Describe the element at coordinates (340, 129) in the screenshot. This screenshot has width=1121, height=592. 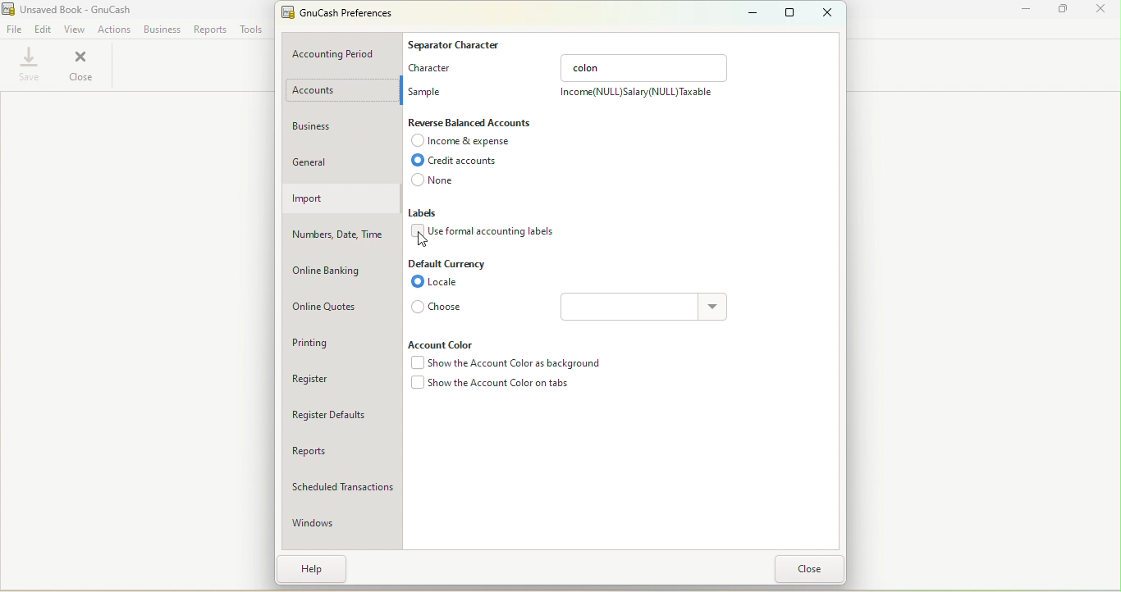
I see `Business` at that location.